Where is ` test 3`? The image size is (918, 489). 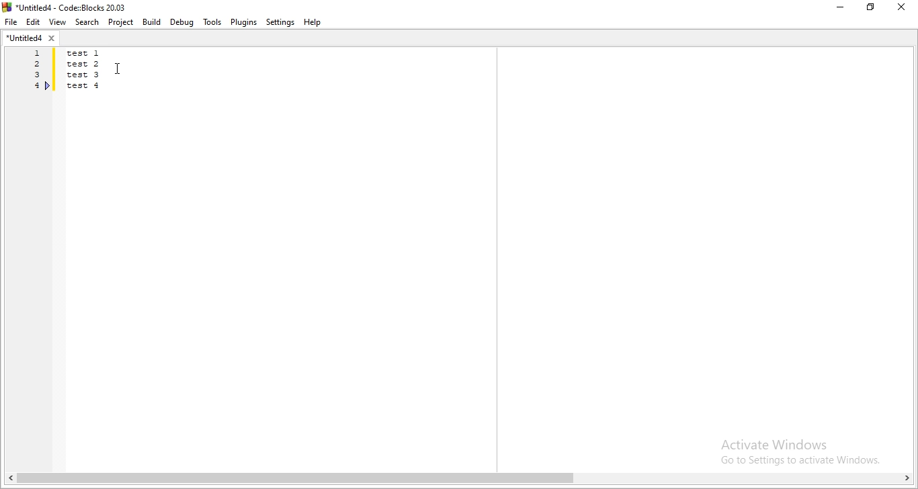
 test 3 is located at coordinates (85, 76).